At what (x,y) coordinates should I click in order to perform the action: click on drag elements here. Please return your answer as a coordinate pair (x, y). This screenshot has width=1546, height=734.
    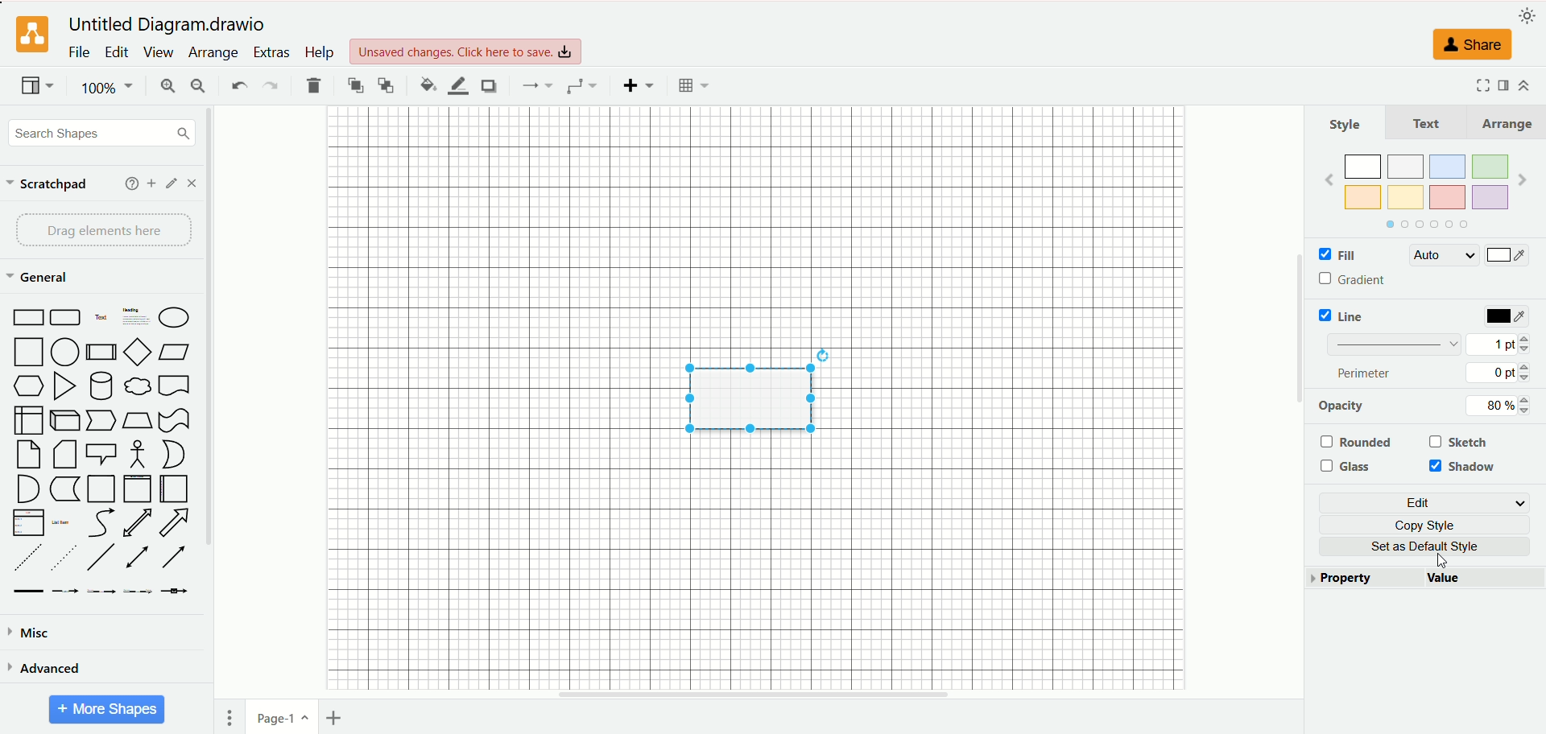
    Looking at the image, I should click on (105, 230).